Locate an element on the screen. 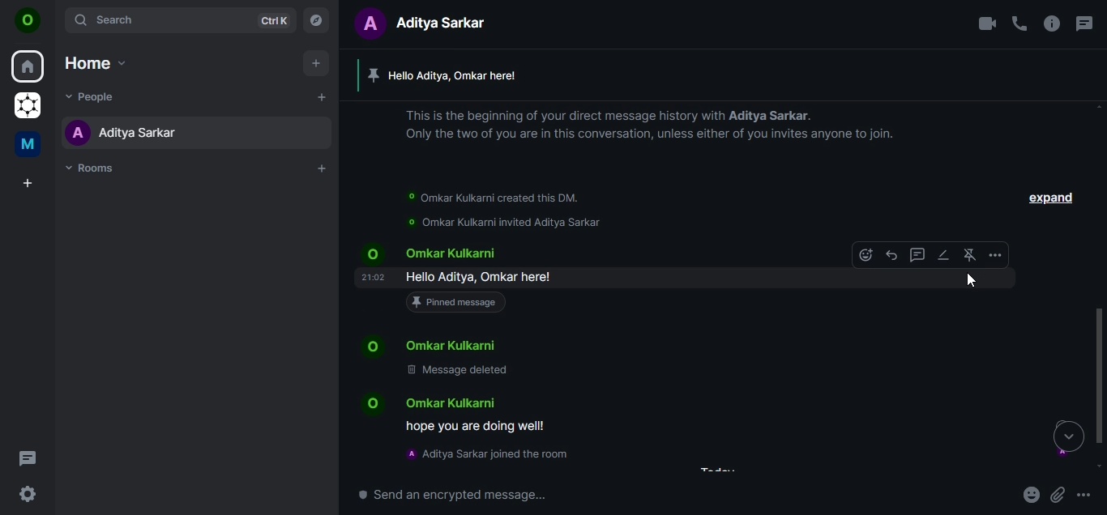  attachments is located at coordinates (1058, 495).